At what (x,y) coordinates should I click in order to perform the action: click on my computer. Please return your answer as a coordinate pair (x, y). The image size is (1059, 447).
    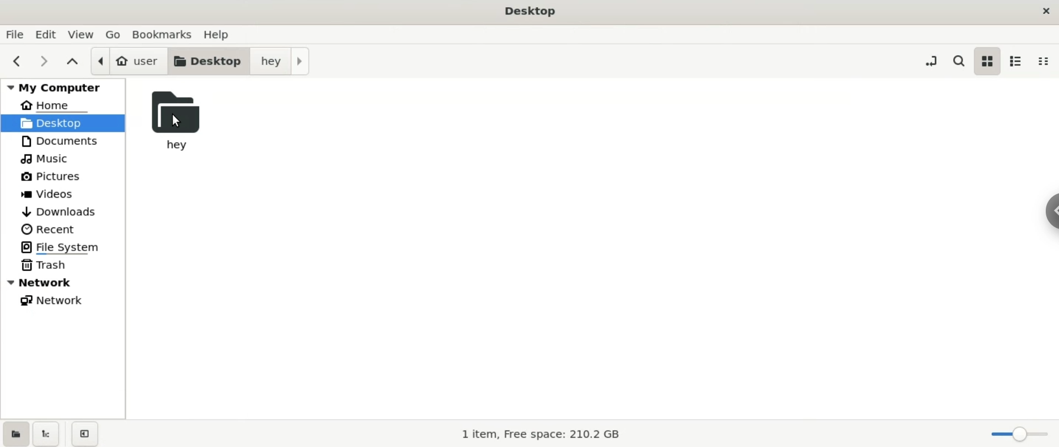
    Looking at the image, I should click on (63, 87).